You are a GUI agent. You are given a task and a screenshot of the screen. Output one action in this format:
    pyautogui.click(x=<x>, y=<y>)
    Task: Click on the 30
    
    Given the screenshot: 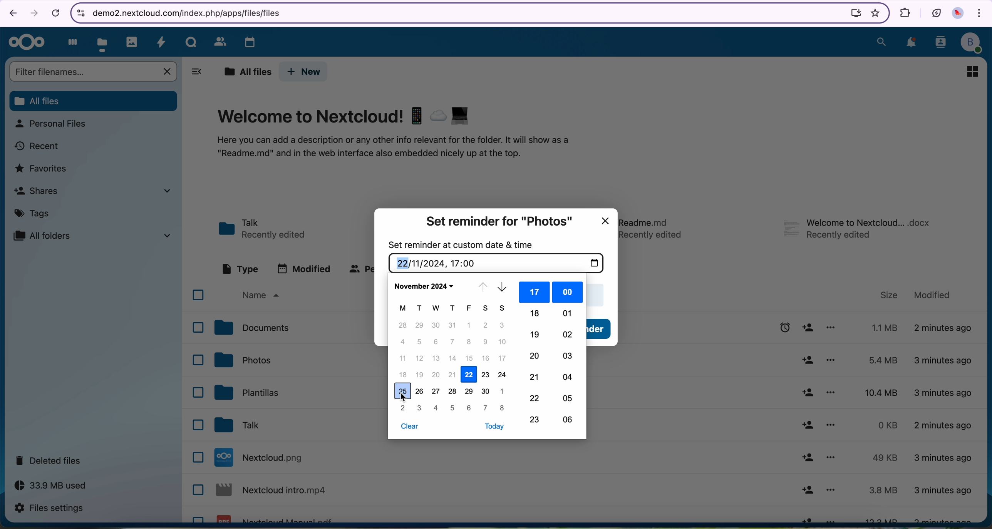 What is the action you would take?
    pyautogui.click(x=437, y=325)
    